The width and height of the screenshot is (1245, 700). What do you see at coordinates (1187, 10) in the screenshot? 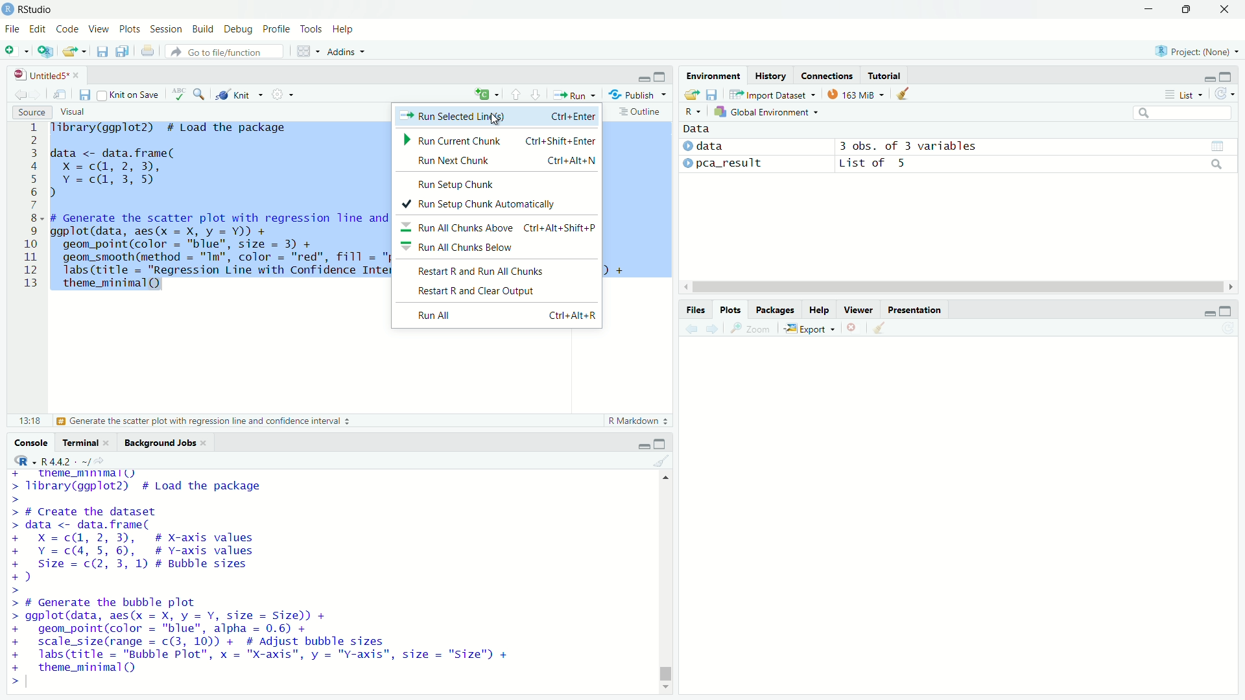
I see `restore` at bounding box center [1187, 10].